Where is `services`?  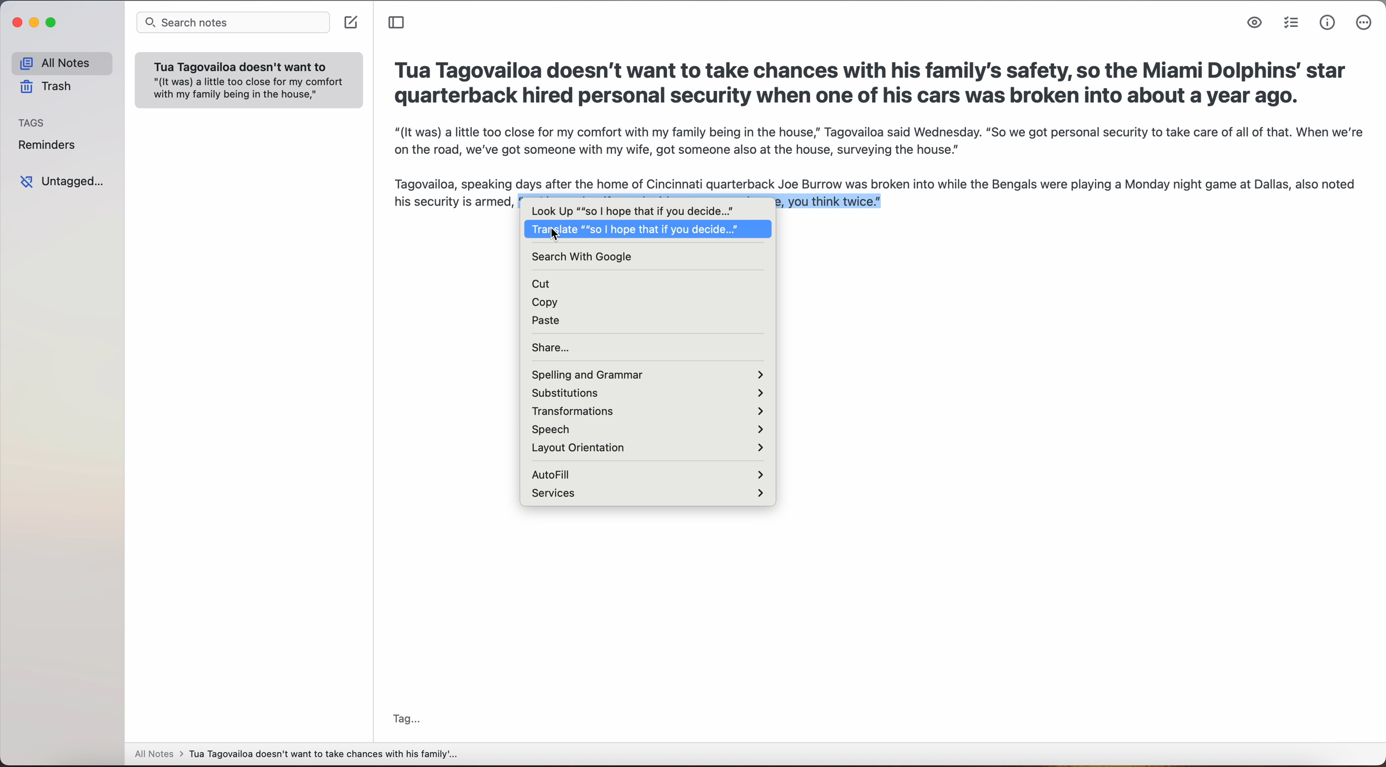 services is located at coordinates (647, 496).